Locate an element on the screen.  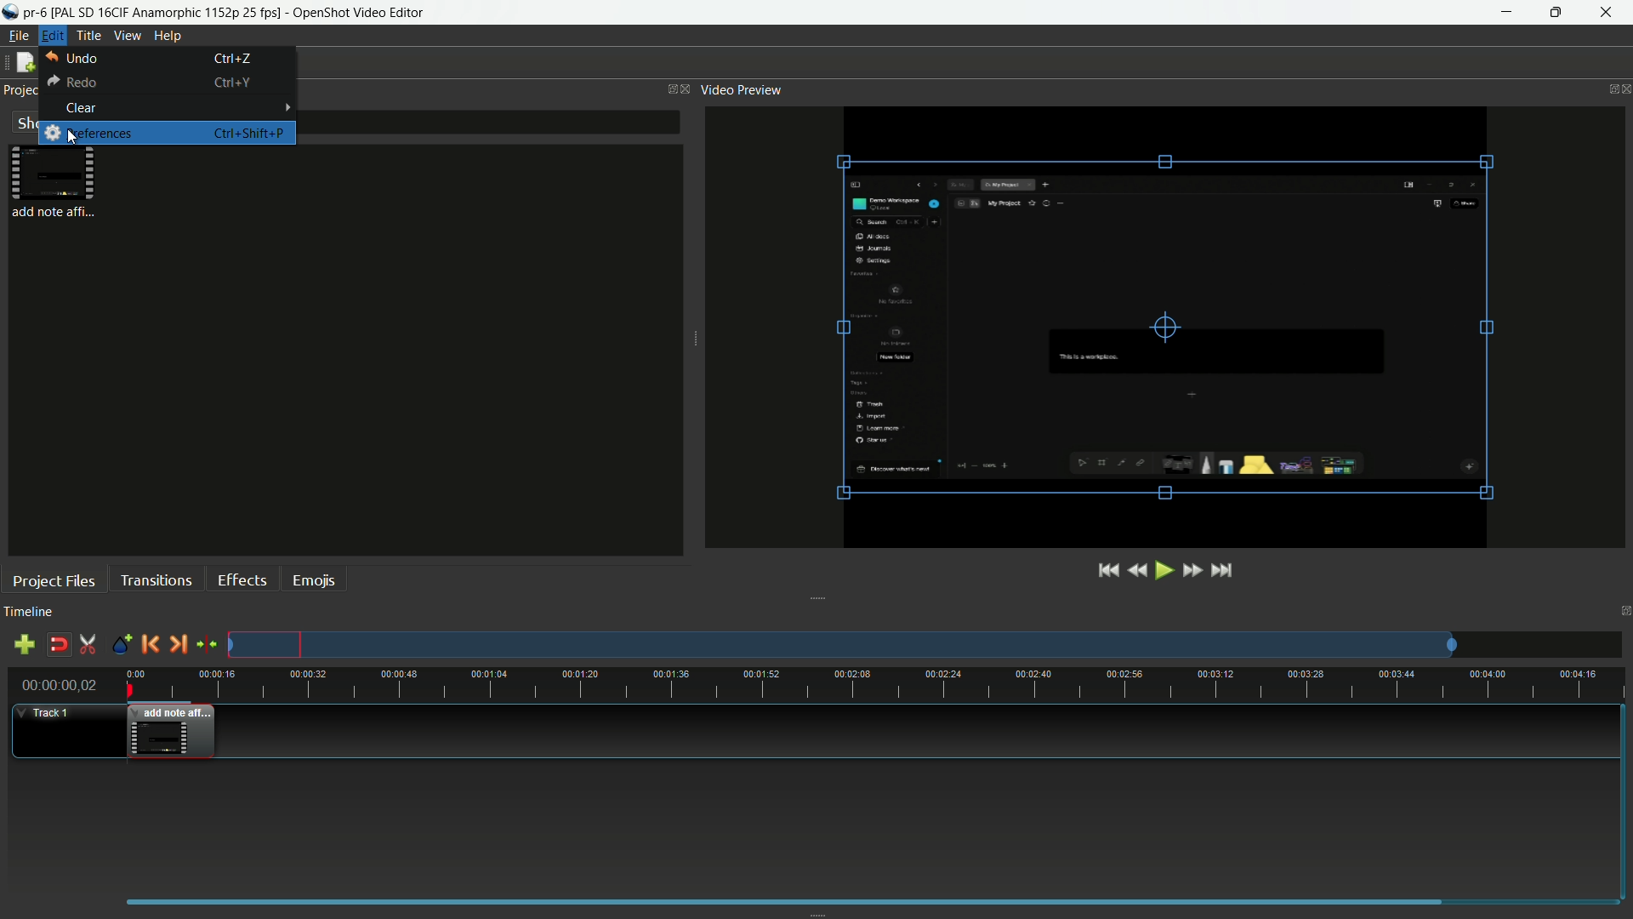
transitions is located at coordinates (156, 581).